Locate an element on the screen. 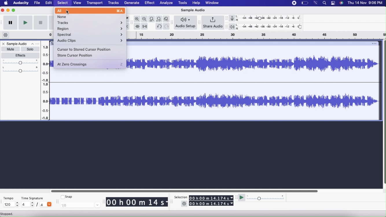  Generate is located at coordinates (132, 3).